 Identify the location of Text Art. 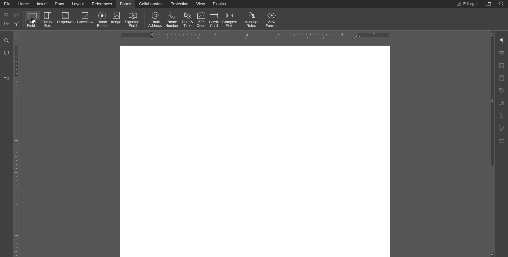
(503, 117).